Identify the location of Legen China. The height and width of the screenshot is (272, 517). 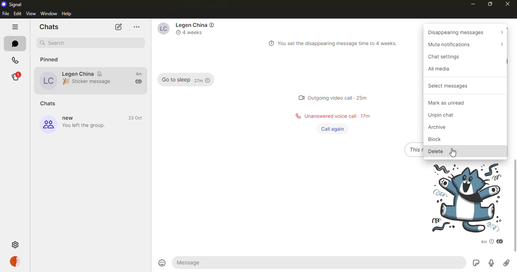
(190, 25).